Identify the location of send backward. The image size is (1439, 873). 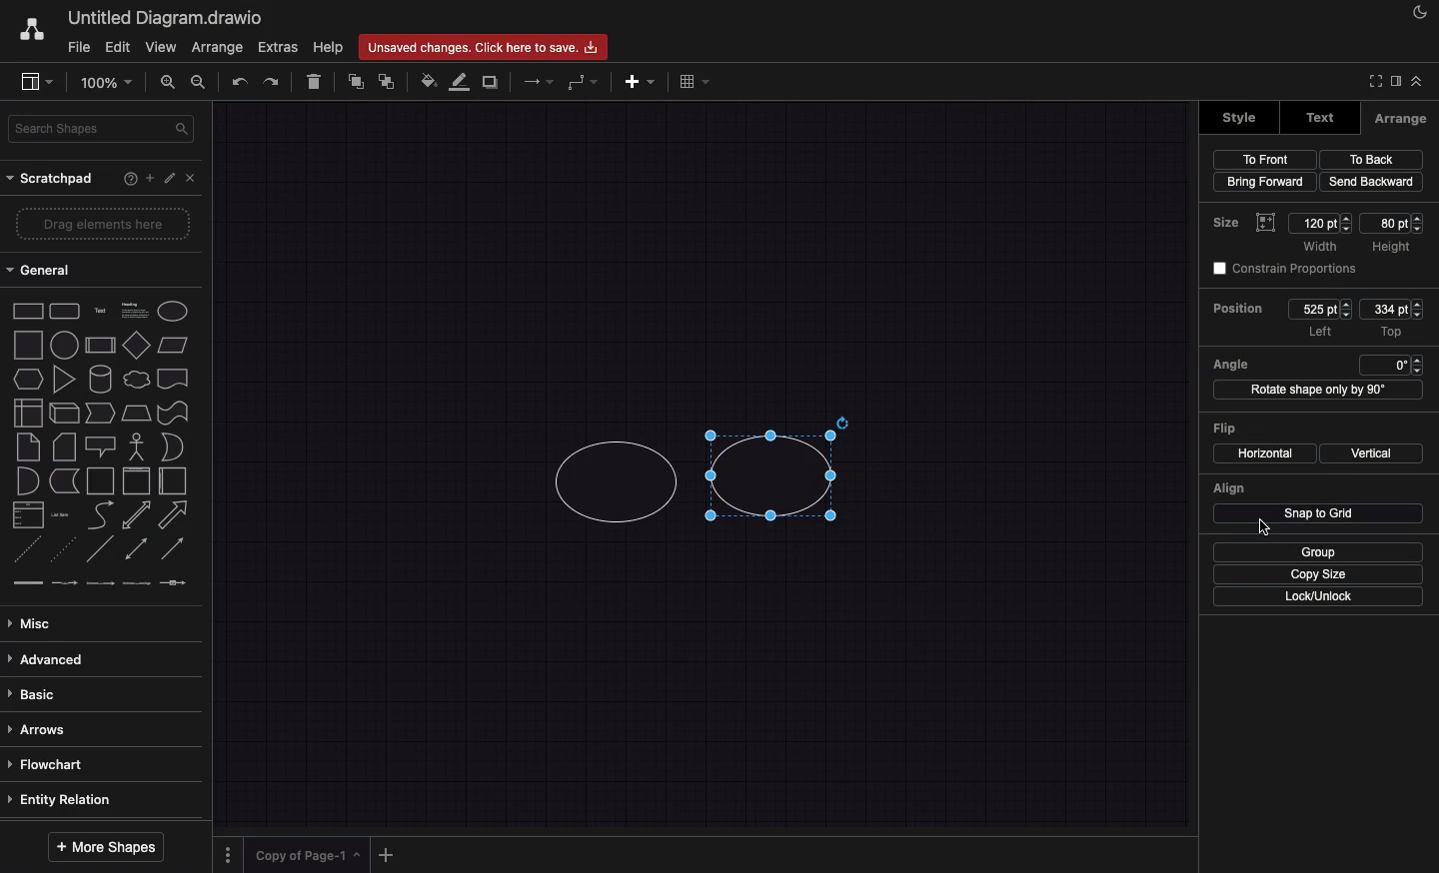
(1371, 182).